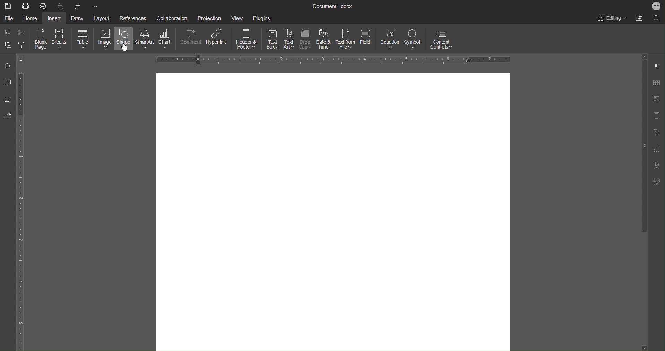 This screenshot has height=351, width=665. Describe the element at coordinates (658, 116) in the screenshot. I see `Page Settings` at that location.